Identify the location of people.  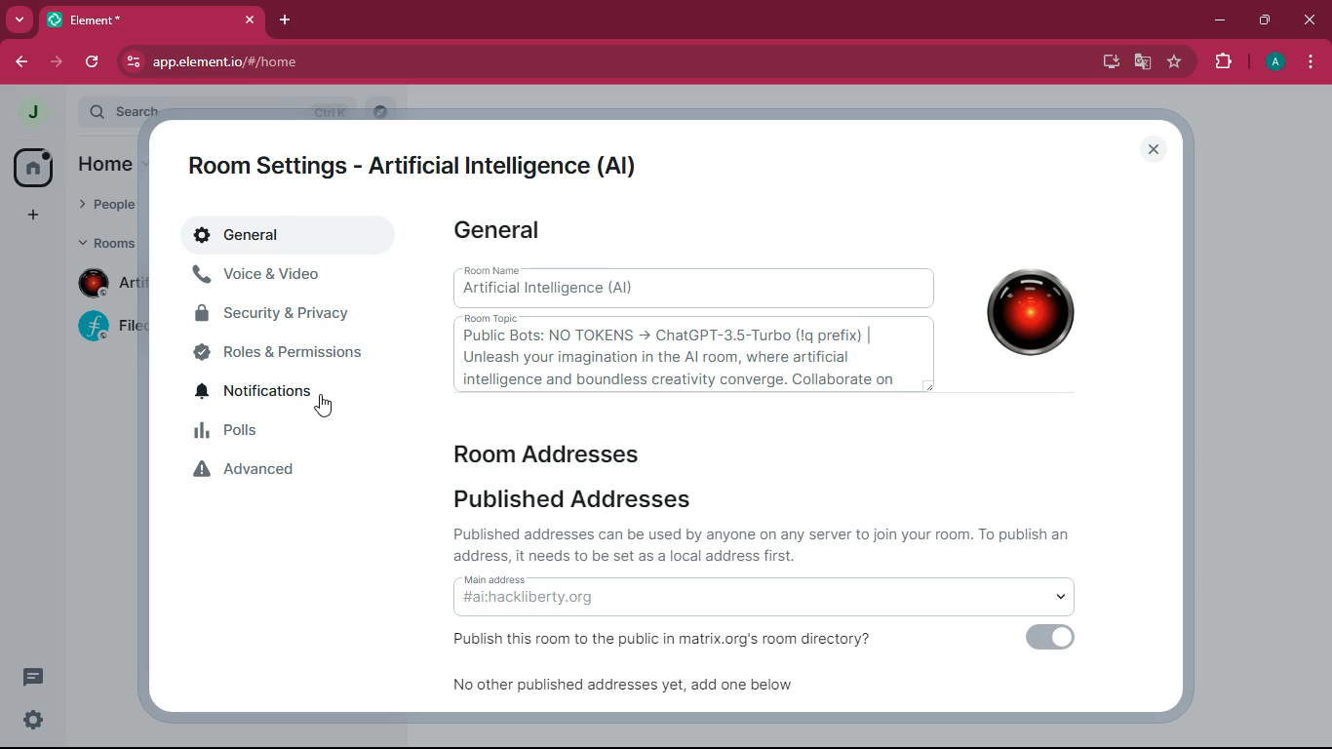
(105, 208).